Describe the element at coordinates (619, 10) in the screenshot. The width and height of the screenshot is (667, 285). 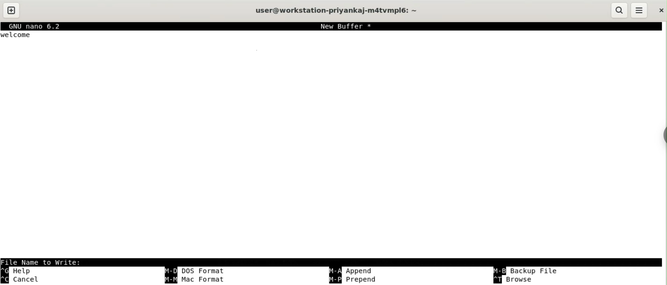
I see `search` at that location.